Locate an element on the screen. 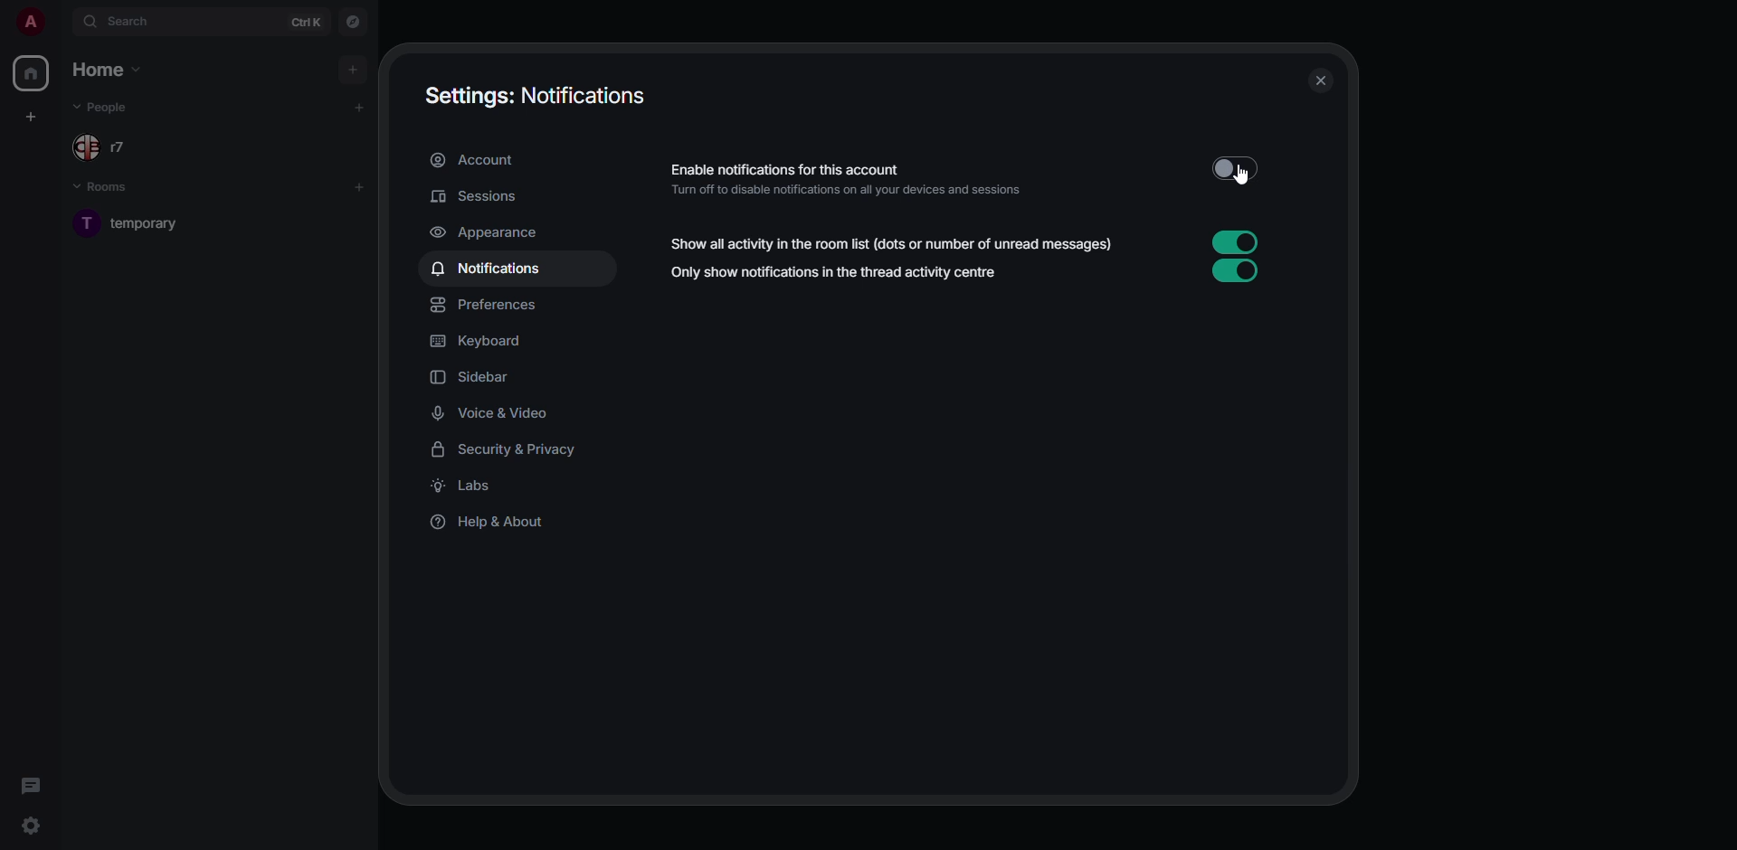  voice & video is located at coordinates (495, 413).